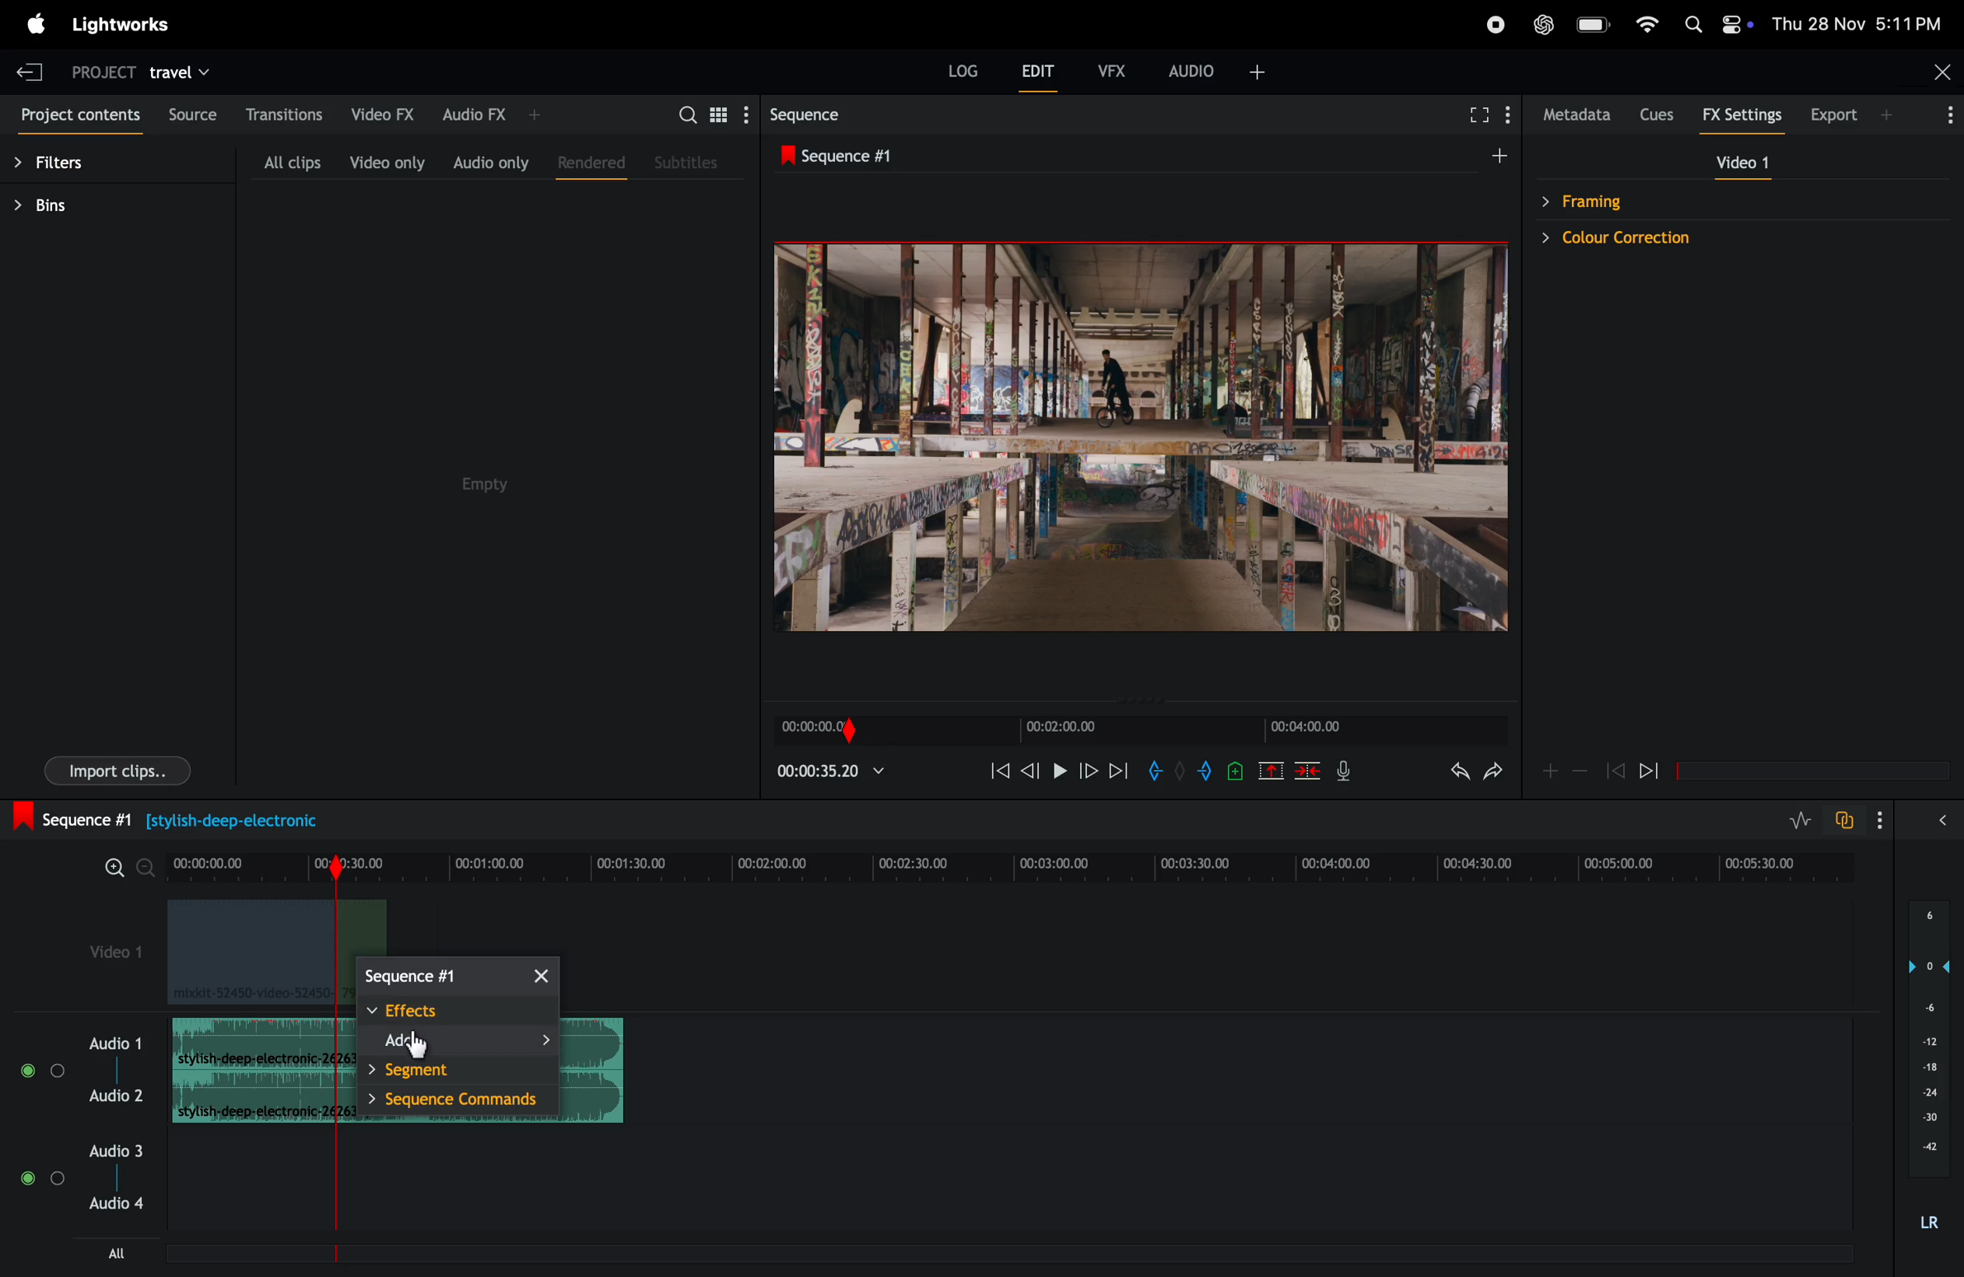 The image size is (1964, 1277). Describe the element at coordinates (1447, 777) in the screenshot. I see `undo` at that location.